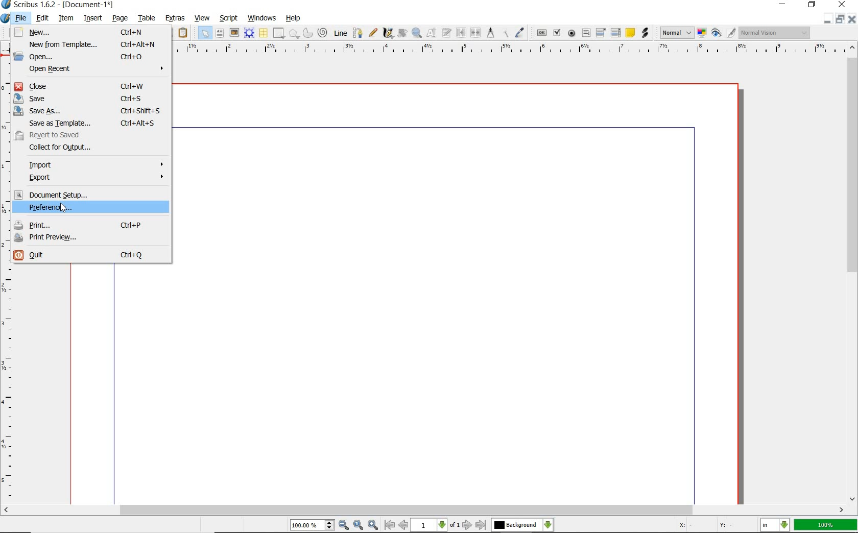 The width and height of the screenshot is (858, 533). I want to click on OPEN, so click(89, 57).